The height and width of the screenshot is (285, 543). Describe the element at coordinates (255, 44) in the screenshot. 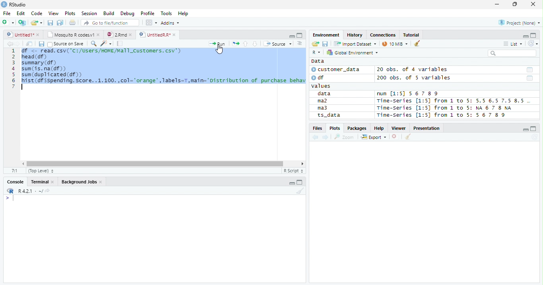

I see `Down` at that location.